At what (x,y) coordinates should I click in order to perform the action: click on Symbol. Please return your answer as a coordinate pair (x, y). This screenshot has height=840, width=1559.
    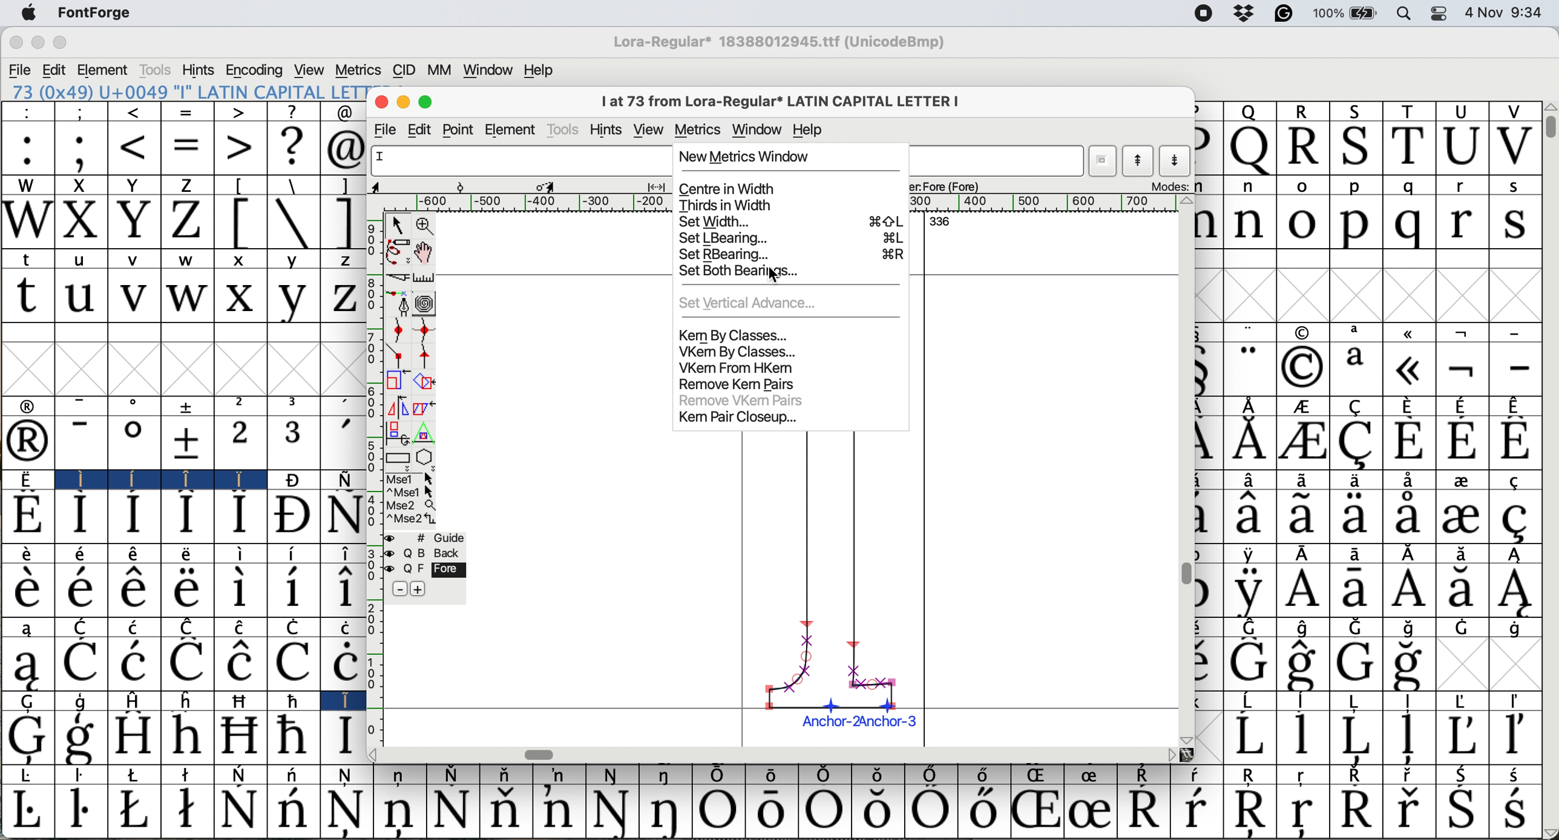
    Looking at the image, I should click on (933, 812).